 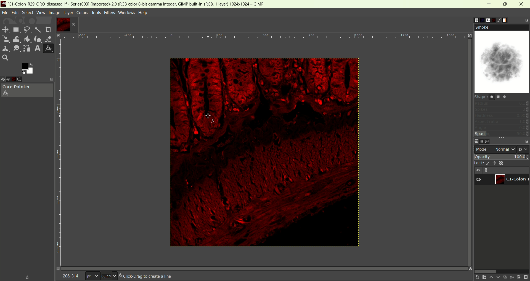 What do you see at coordinates (482, 142) in the screenshot?
I see `channels` at bounding box center [482, 142].